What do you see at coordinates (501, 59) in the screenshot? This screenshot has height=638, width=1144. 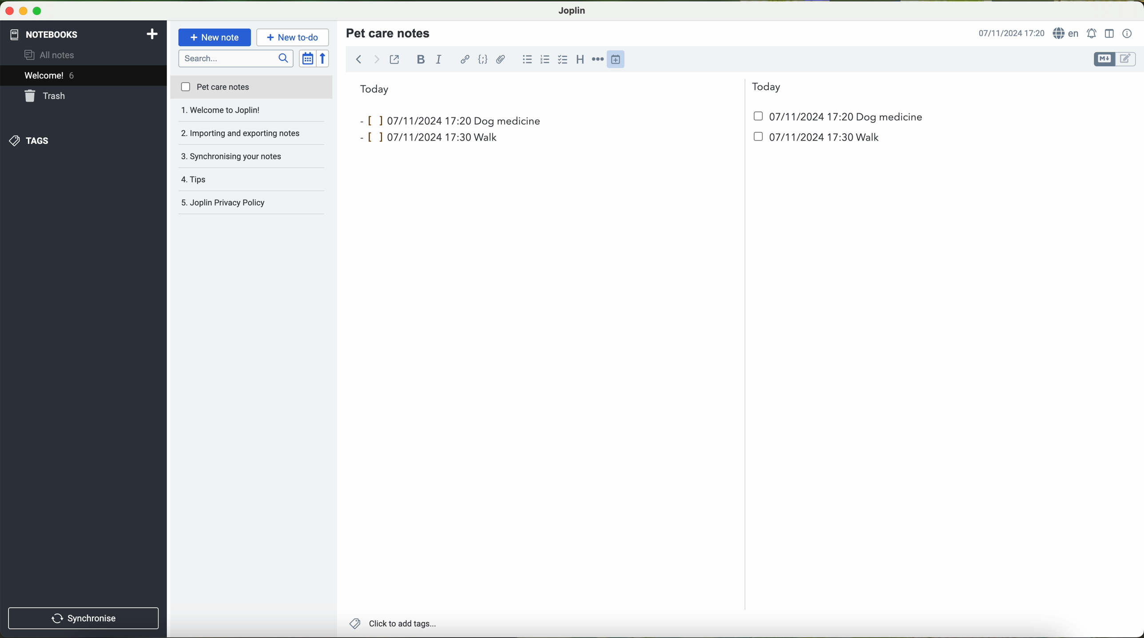 I see `attach file` at bounding box center [501, 59].